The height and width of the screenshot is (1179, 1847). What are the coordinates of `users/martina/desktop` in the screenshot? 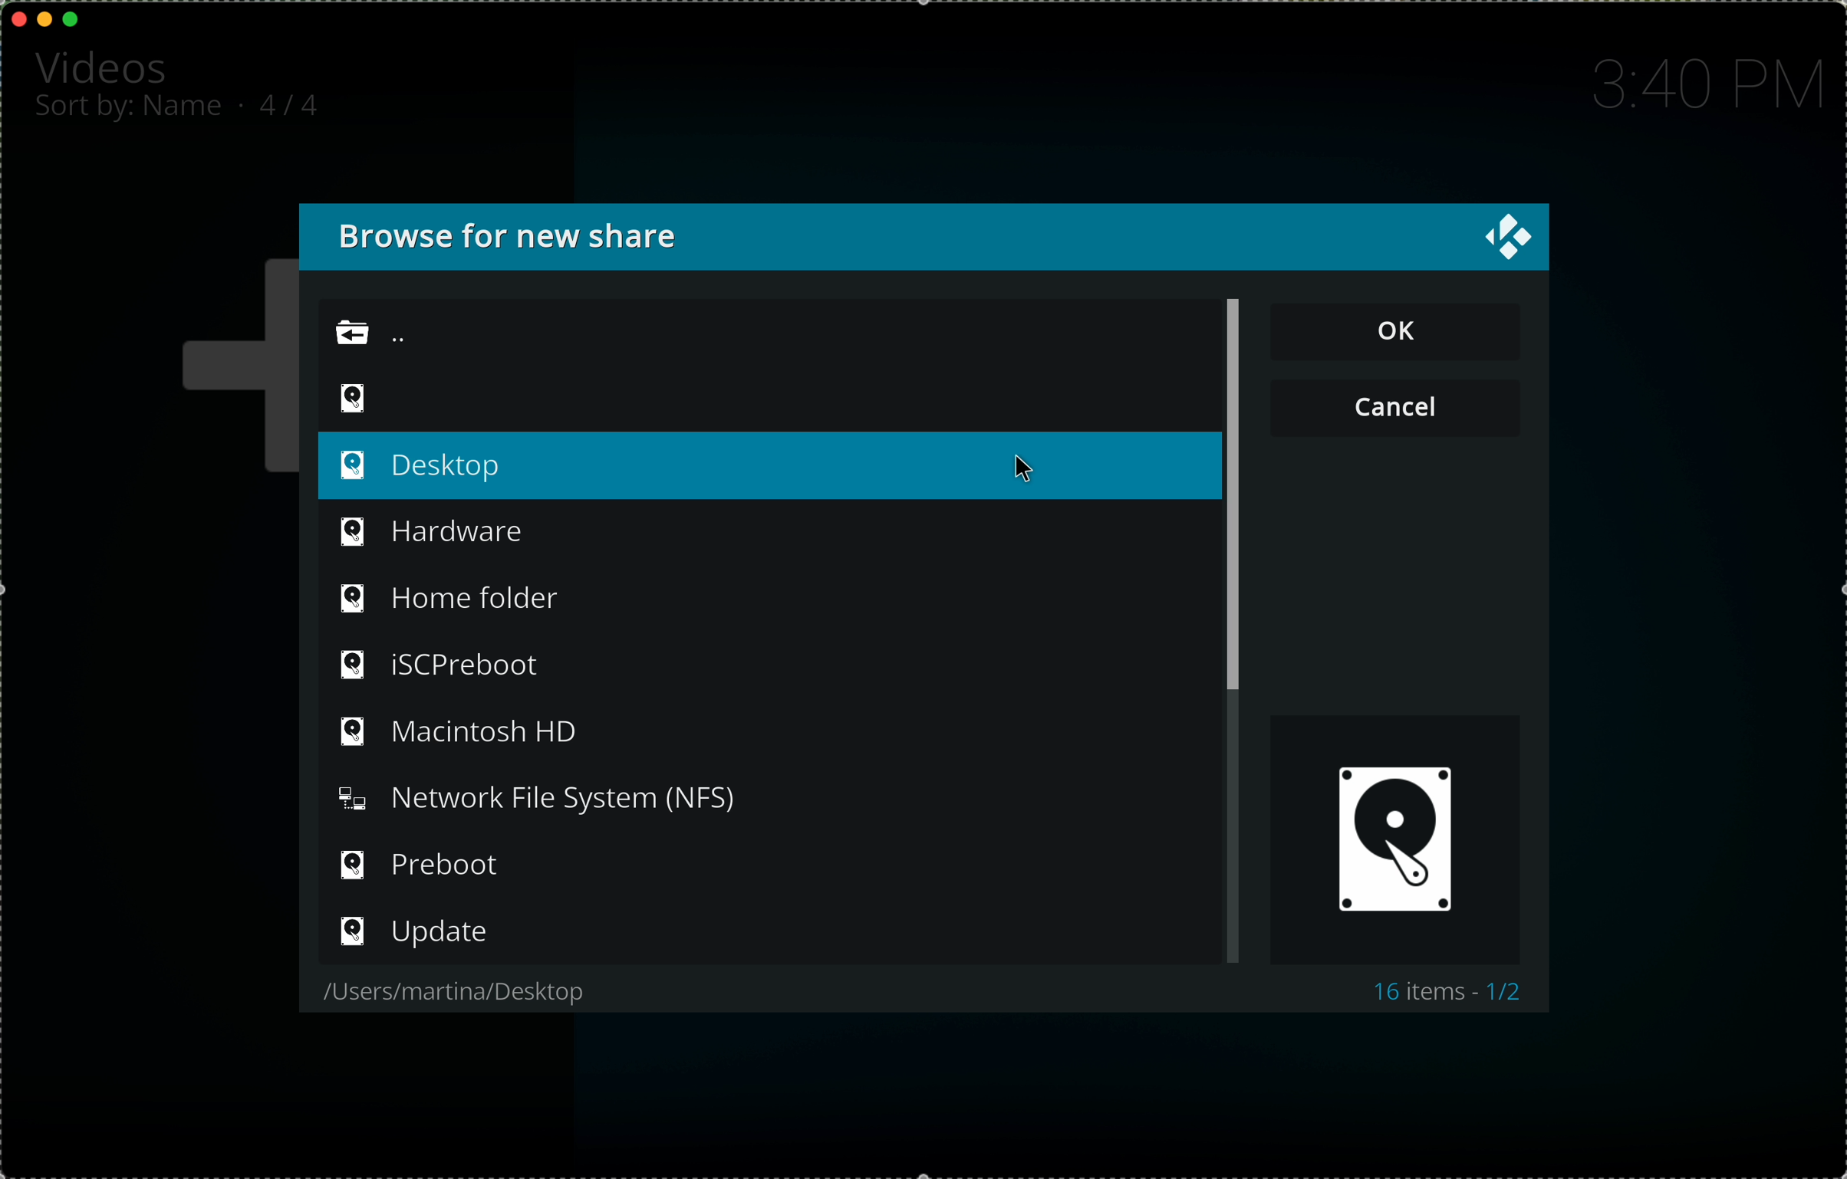 It's located at (450, 989).